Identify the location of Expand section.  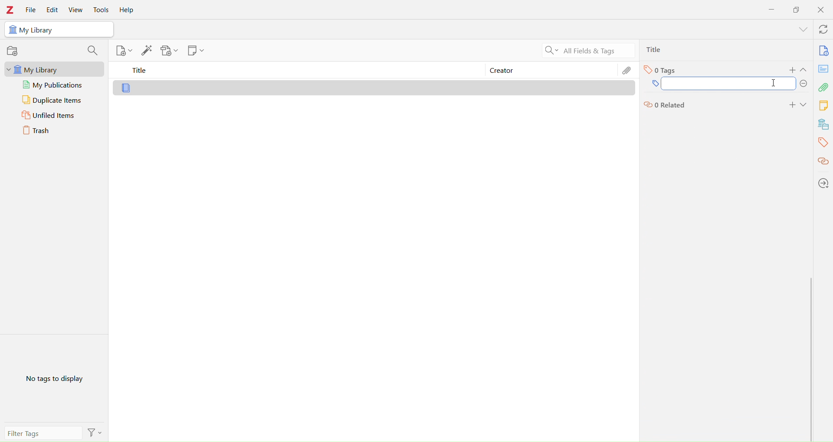
(805, 73).